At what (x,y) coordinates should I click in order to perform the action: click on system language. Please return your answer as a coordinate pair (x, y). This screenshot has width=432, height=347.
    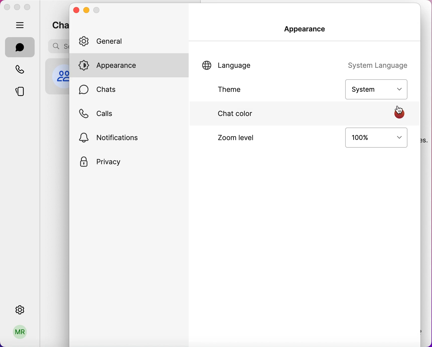
    Looking at the image, I should click on (380, 66).